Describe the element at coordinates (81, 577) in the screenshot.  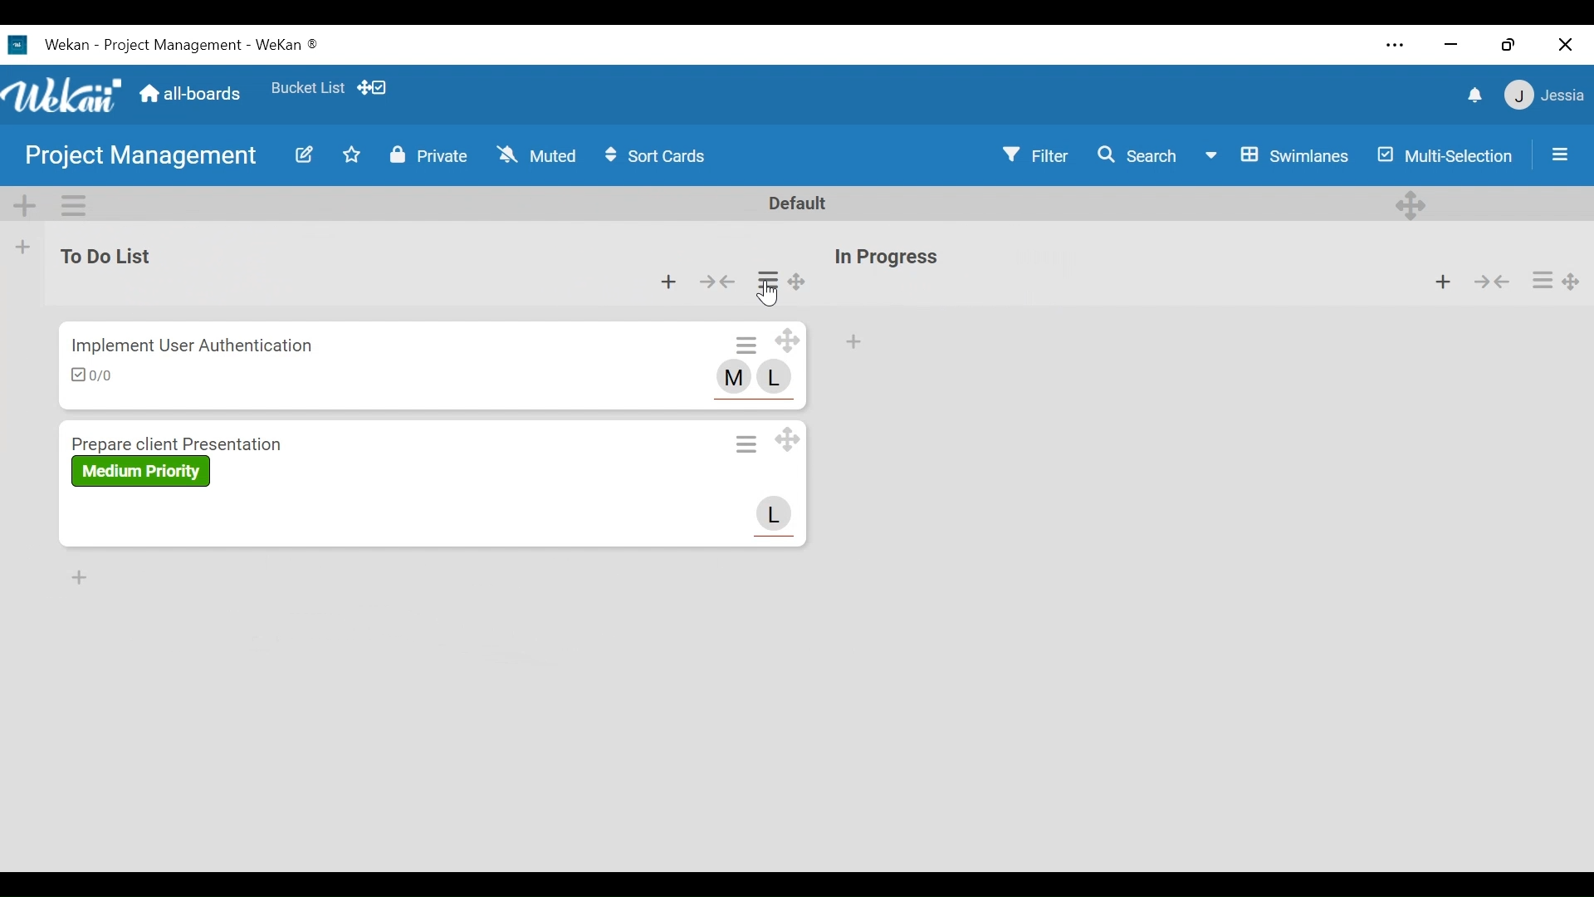
I see `Add card to bottom of the list` at that location.